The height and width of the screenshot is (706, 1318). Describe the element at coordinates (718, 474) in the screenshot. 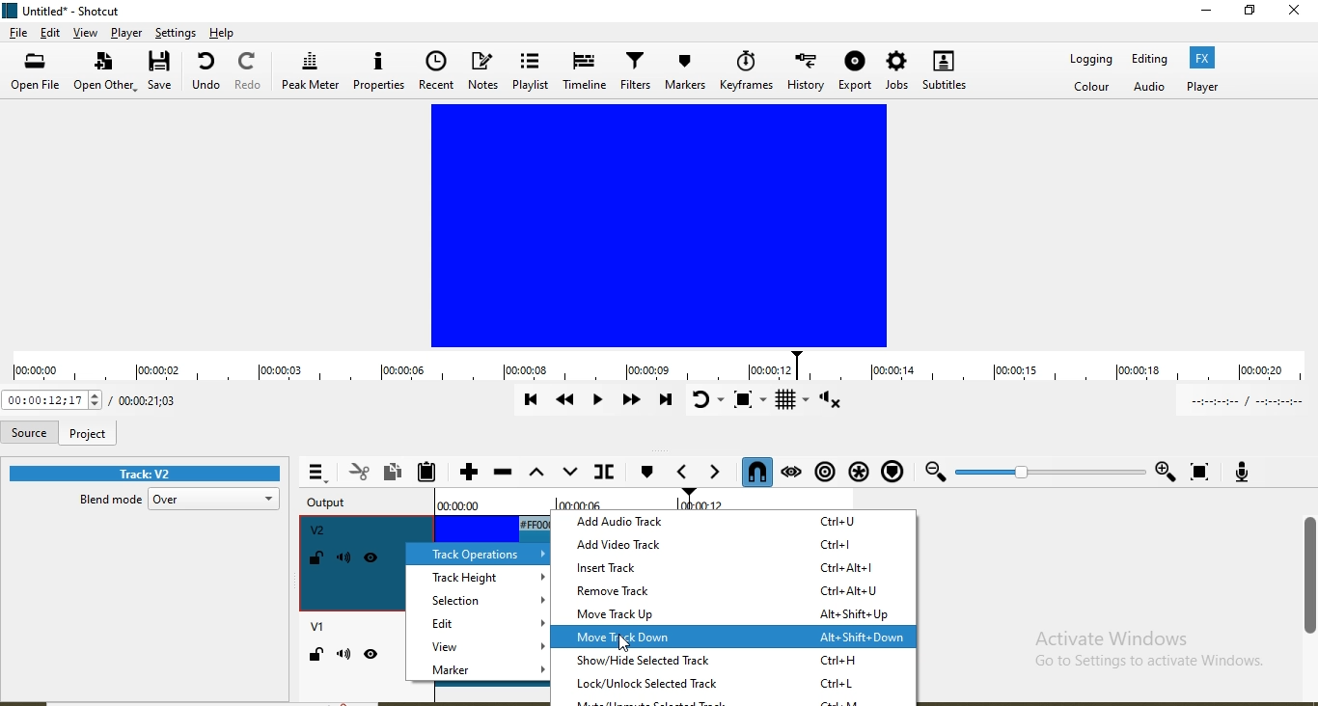

I see `Next marker` at that location.